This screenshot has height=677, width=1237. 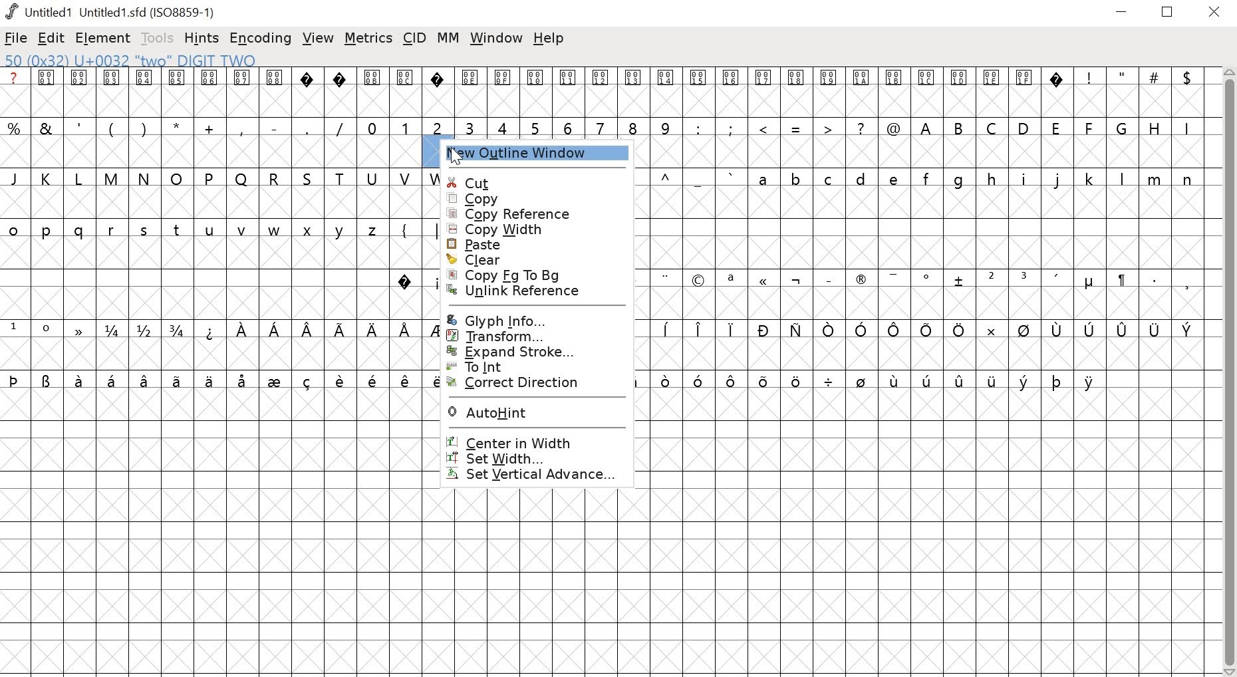 What do you see at coordinates (104, 37) in the screenshot?
I see `element` at bounding box center [104, 37].